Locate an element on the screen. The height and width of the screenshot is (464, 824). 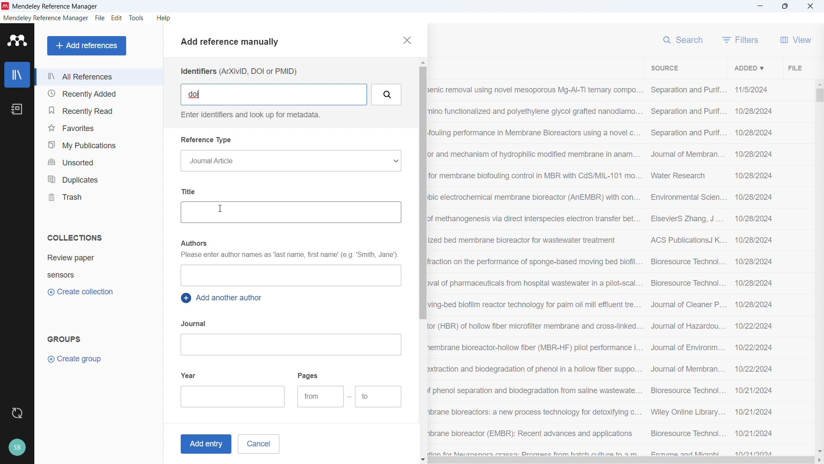
Title is located at coordinates (190, 191).